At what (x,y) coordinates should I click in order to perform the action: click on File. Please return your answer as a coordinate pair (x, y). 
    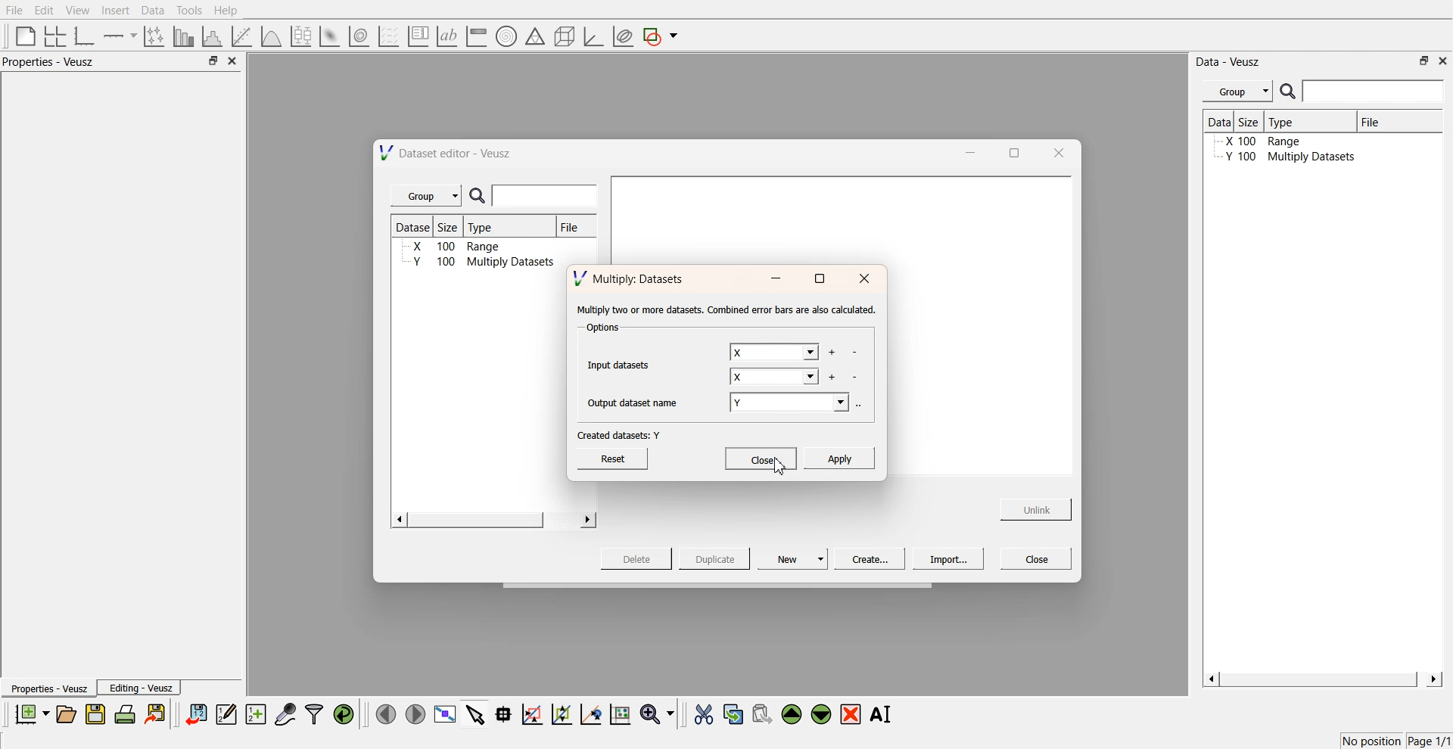
    Looking at the image, I should click on (1383, 121).